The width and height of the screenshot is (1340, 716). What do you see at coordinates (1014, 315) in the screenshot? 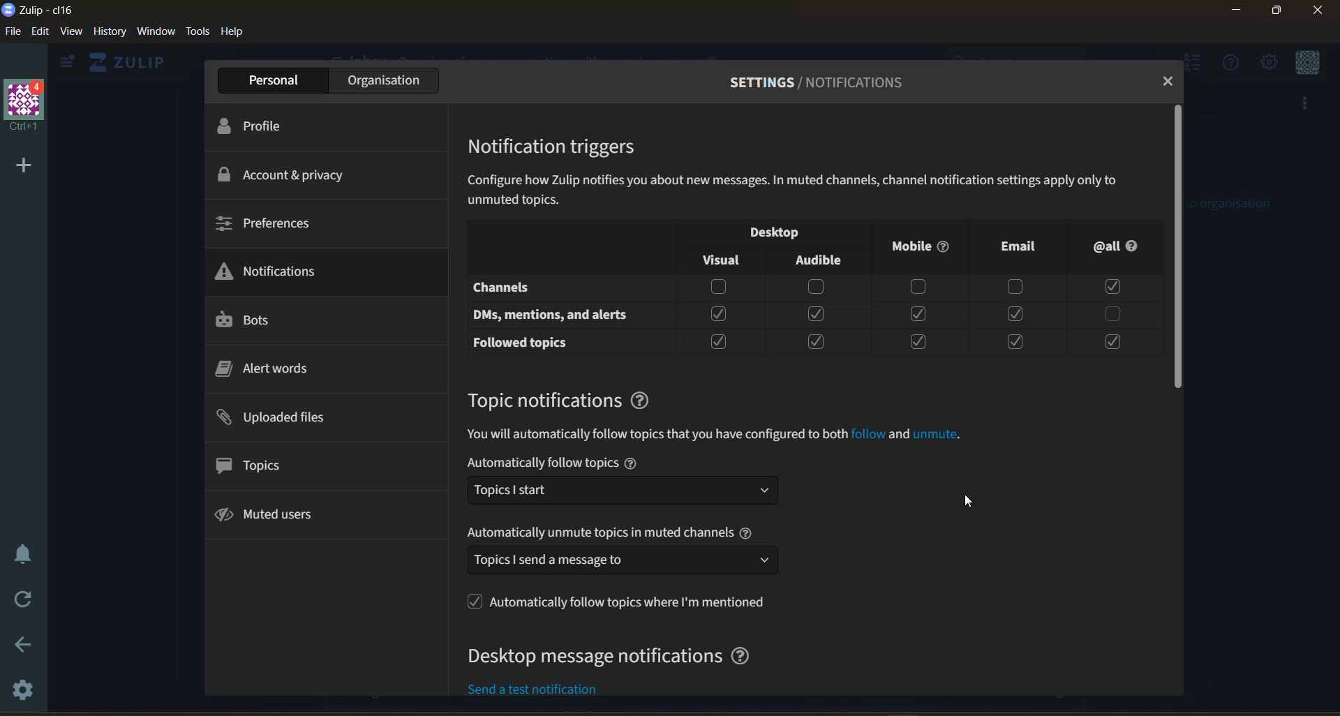
I see `Checkbox` at bounding box center [1014, 315].